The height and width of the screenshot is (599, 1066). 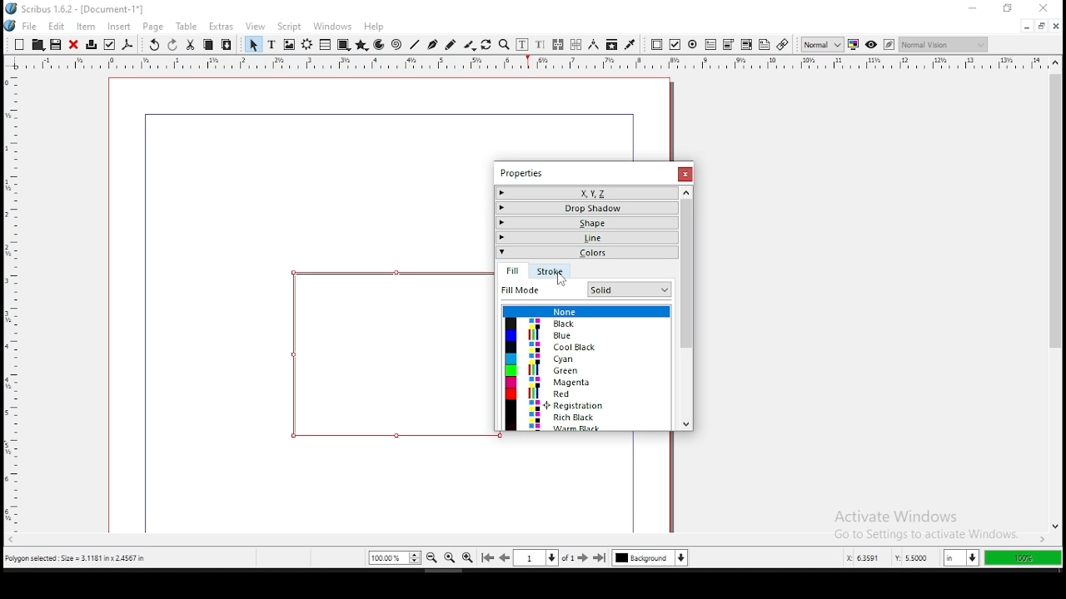 I want to click on render frame, so click(x=306, y=45).